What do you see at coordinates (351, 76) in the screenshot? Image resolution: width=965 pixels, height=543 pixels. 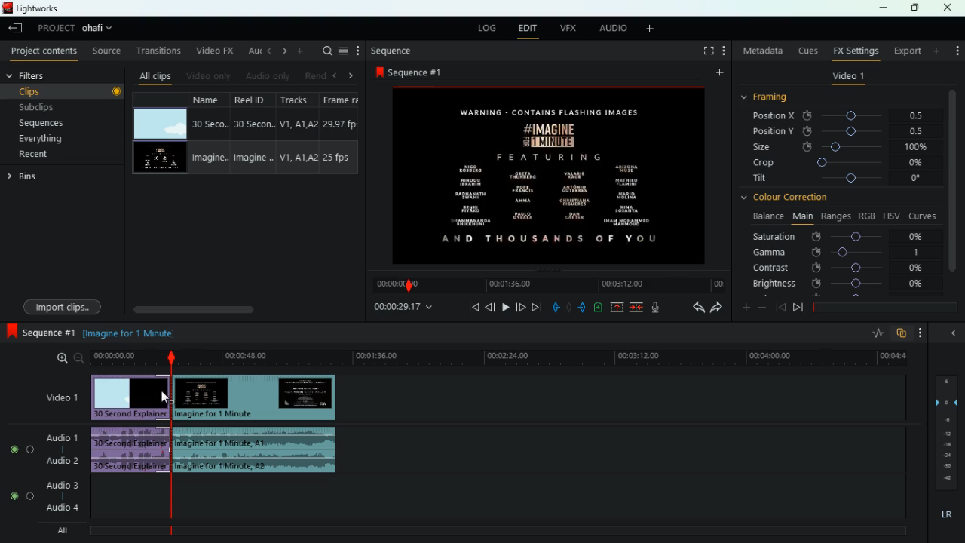 I see `right` at bounding box center [351, 76].